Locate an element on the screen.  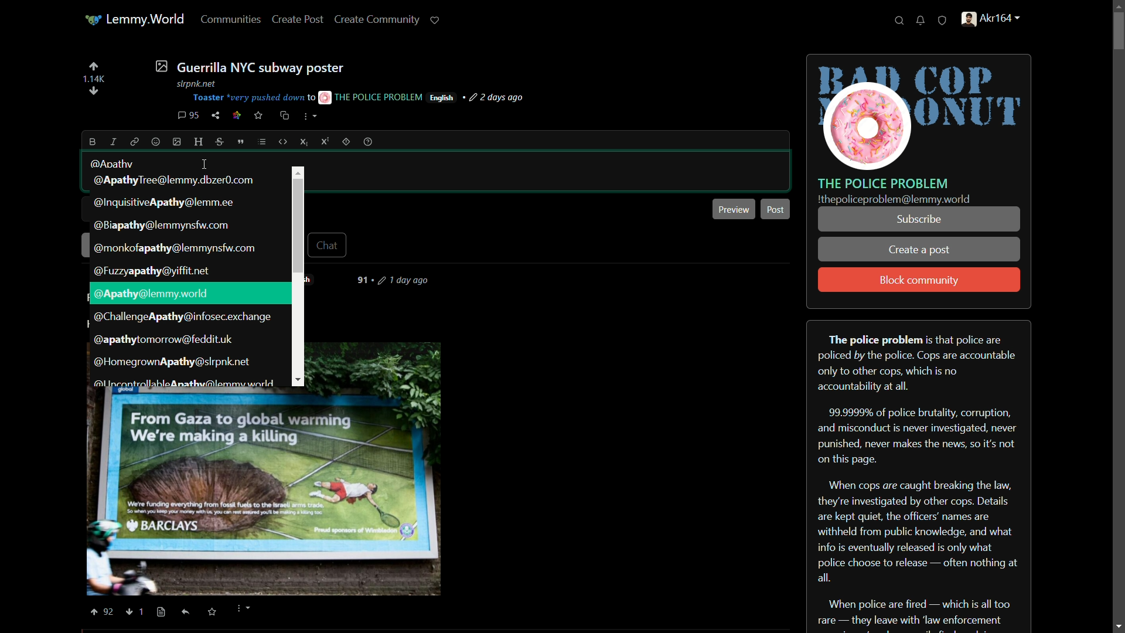
list is located at coordinates (262, 142).